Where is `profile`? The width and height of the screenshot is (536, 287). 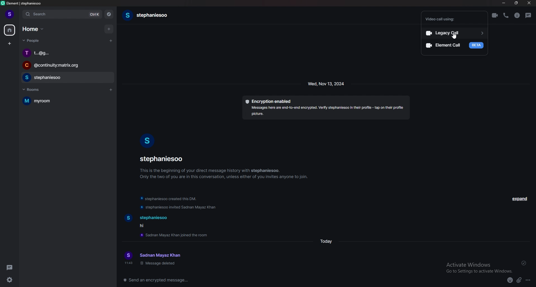
profile is located at coordinates (10, 14).